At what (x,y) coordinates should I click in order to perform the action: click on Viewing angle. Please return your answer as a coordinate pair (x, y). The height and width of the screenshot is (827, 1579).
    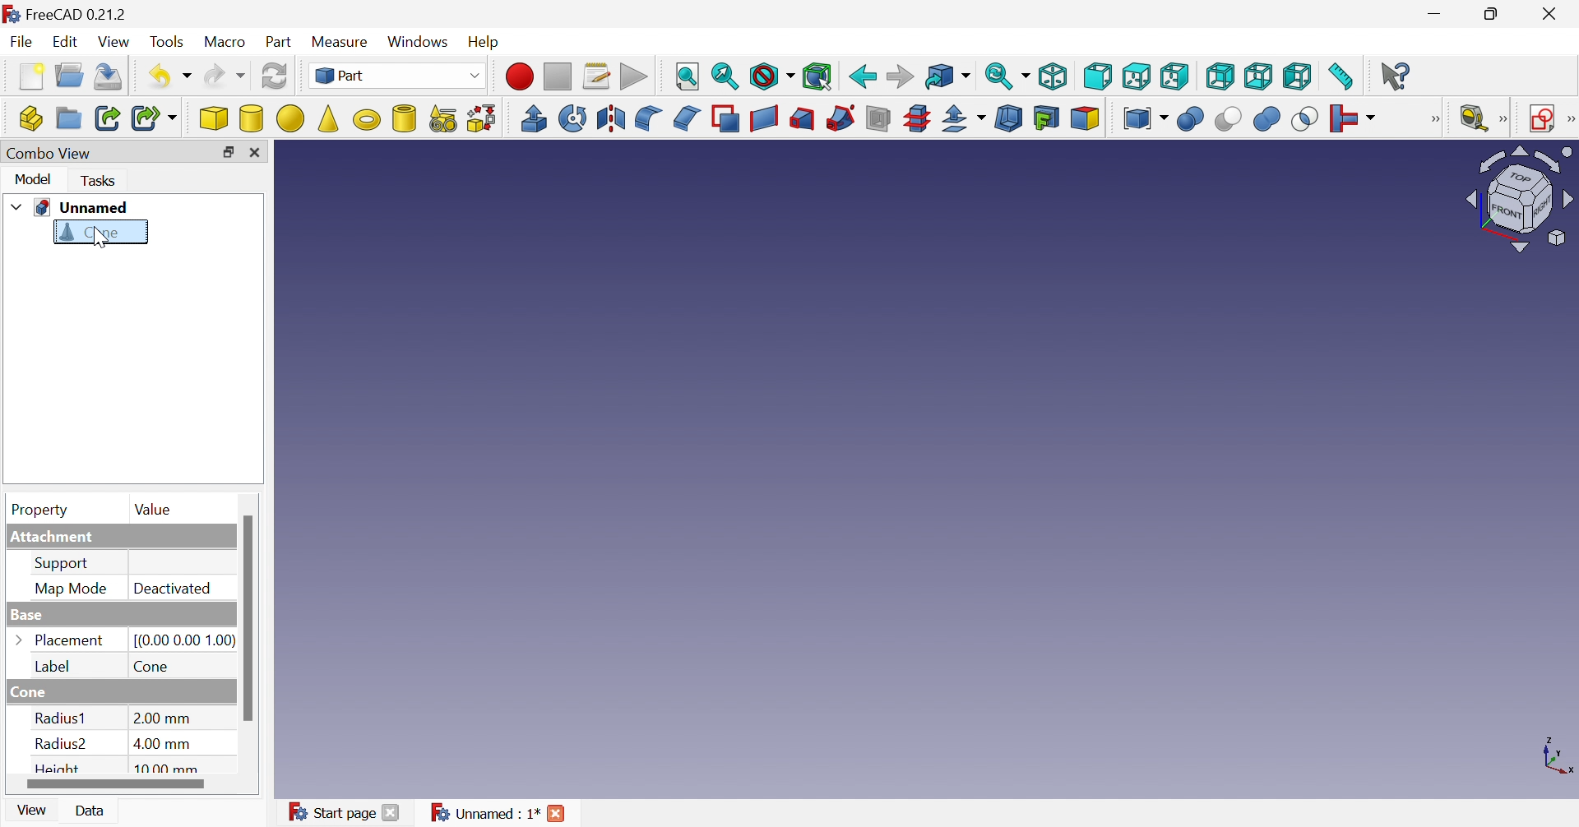
    Looking at the image, I should click on (1516, 201).